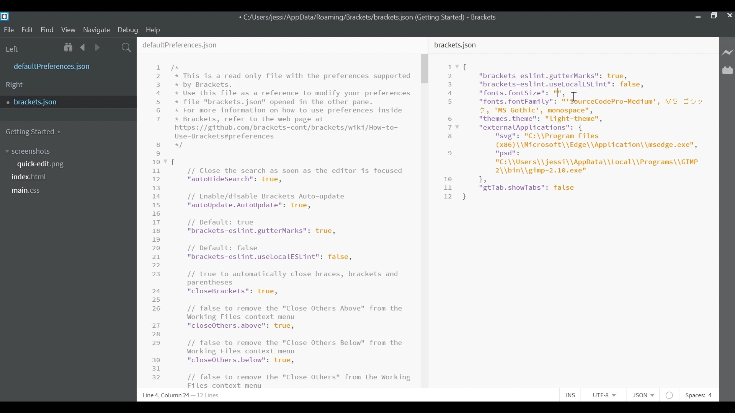 Image resolution: width=735 pixels, height=413 pixels. What do you see at coordinates (605, 395) in the screenshot?
I see `File Encoding` at bounding box center [605, 395].